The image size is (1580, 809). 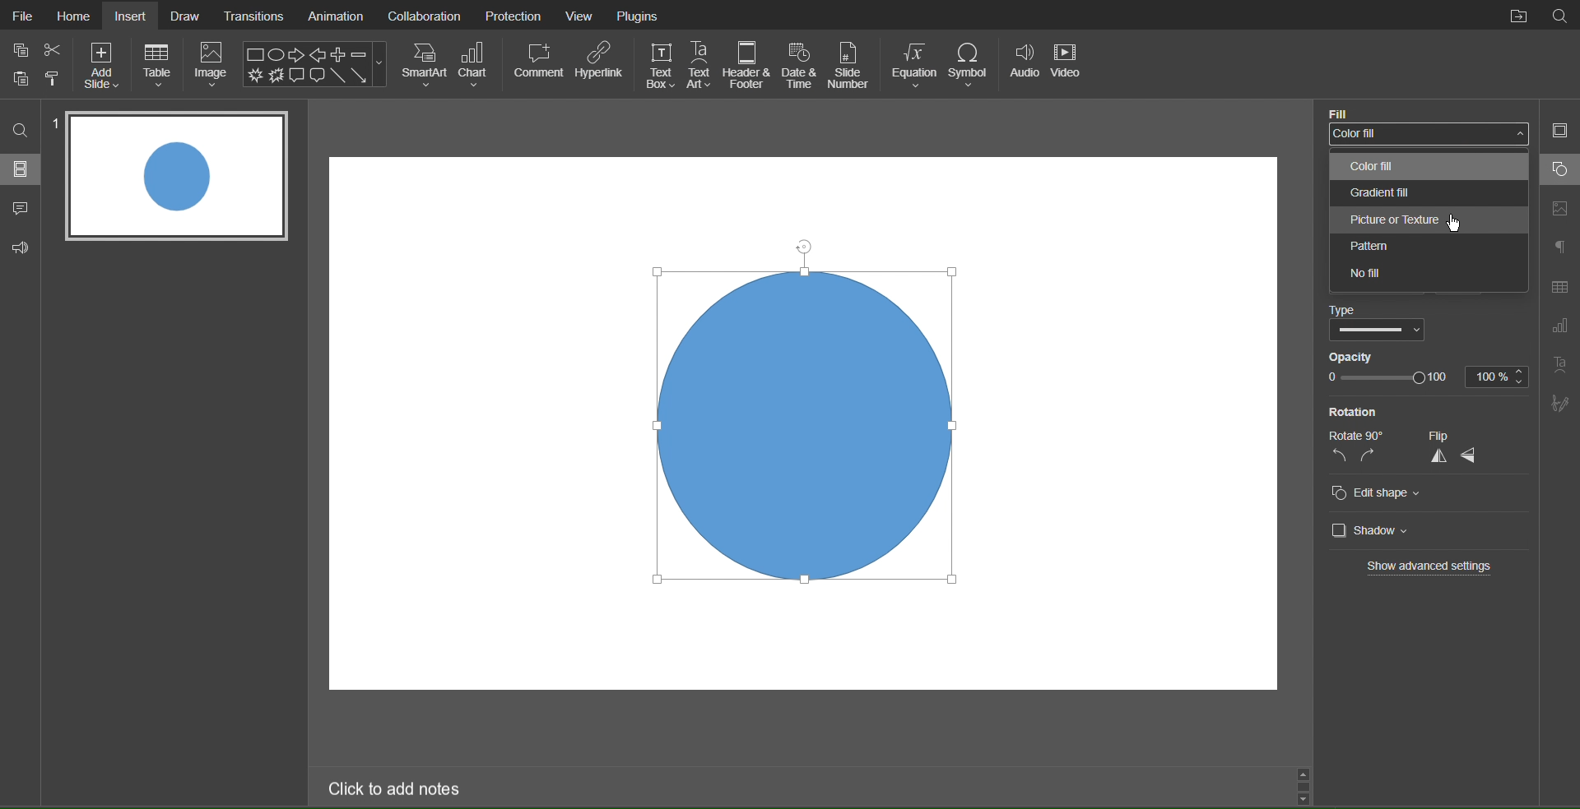 What do you see at coordinates (799, 64) in the screenshot?
I see `Date and Time` at bounding box center [799, 64].